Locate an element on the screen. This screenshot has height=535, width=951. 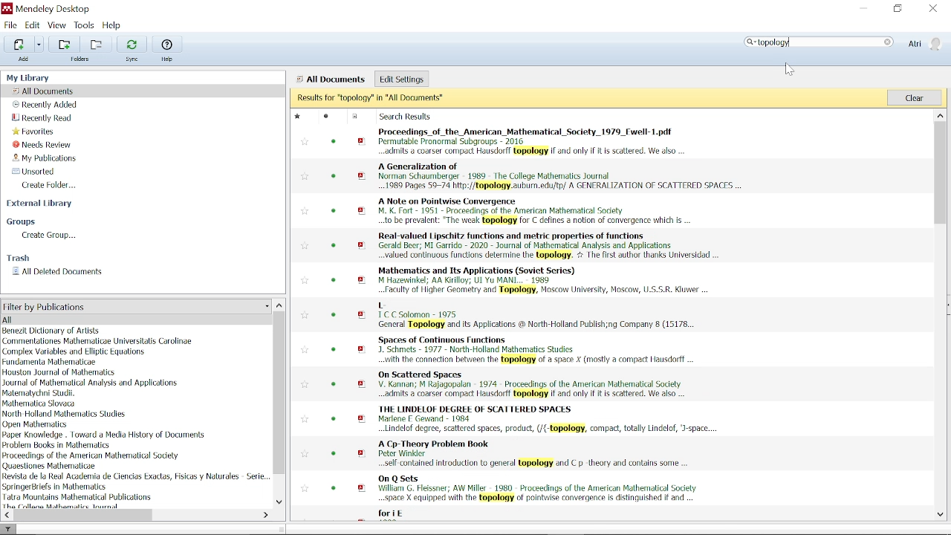
View is located at coordinates (57, 25).